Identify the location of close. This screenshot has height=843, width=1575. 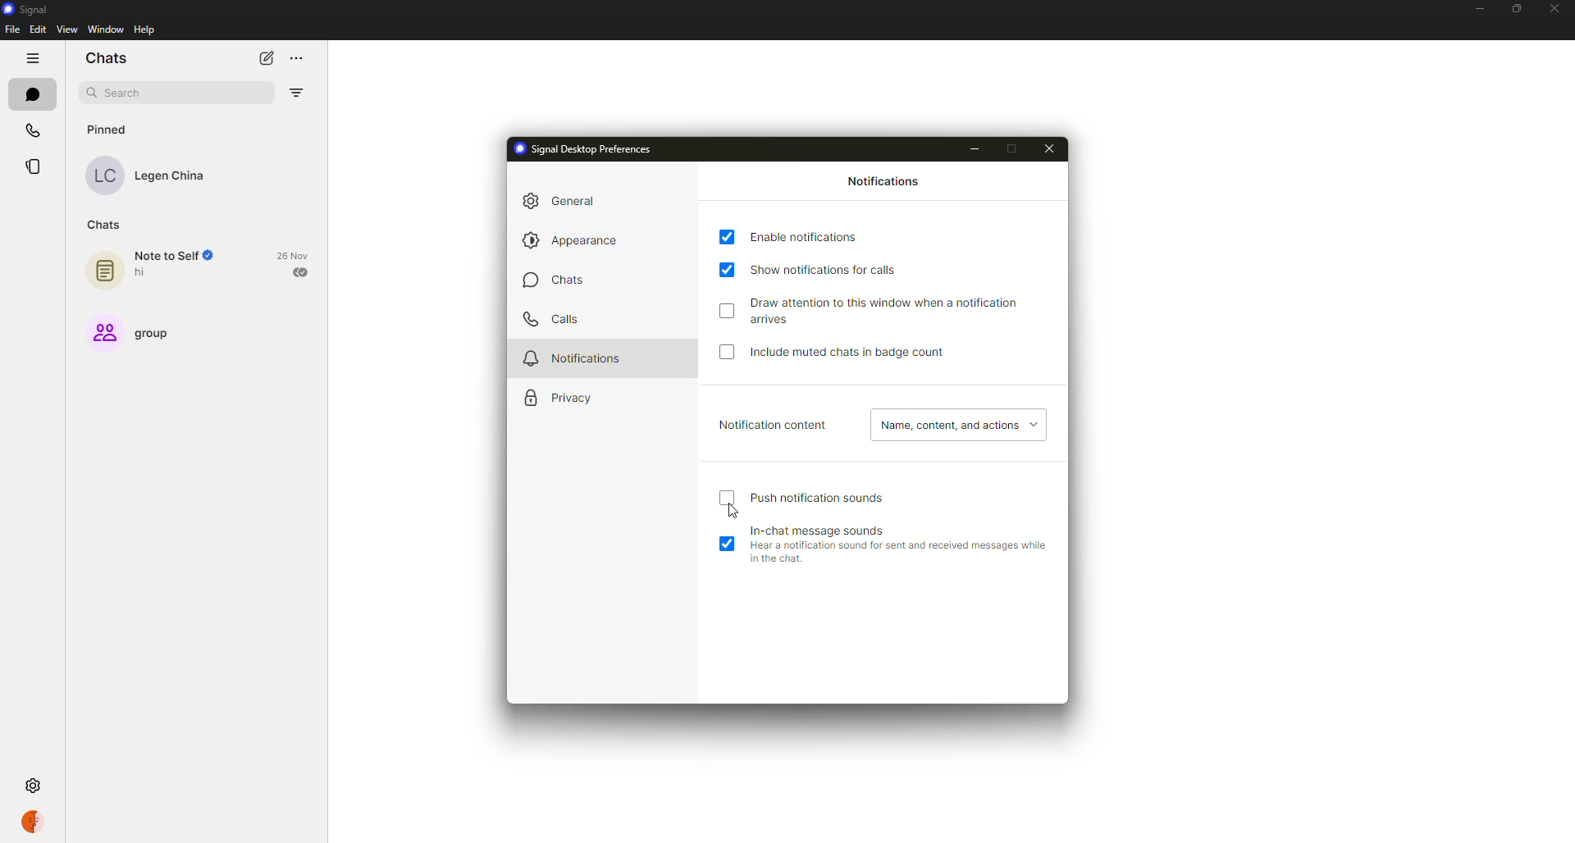
(1554, 8).